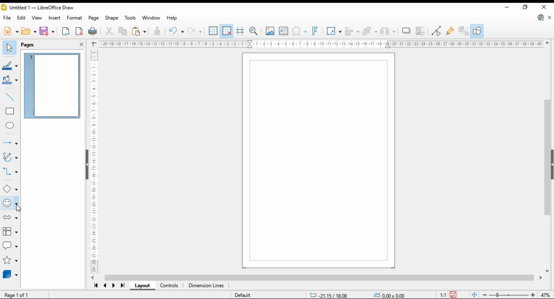  Describe the element at coordinates (422, 31) in the screenshot. I see `crop` at that location.